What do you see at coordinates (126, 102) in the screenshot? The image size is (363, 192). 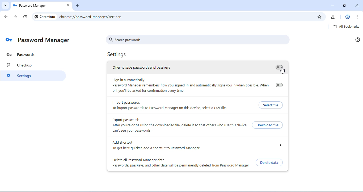 I see `import password` at bounding box center [126, 102].